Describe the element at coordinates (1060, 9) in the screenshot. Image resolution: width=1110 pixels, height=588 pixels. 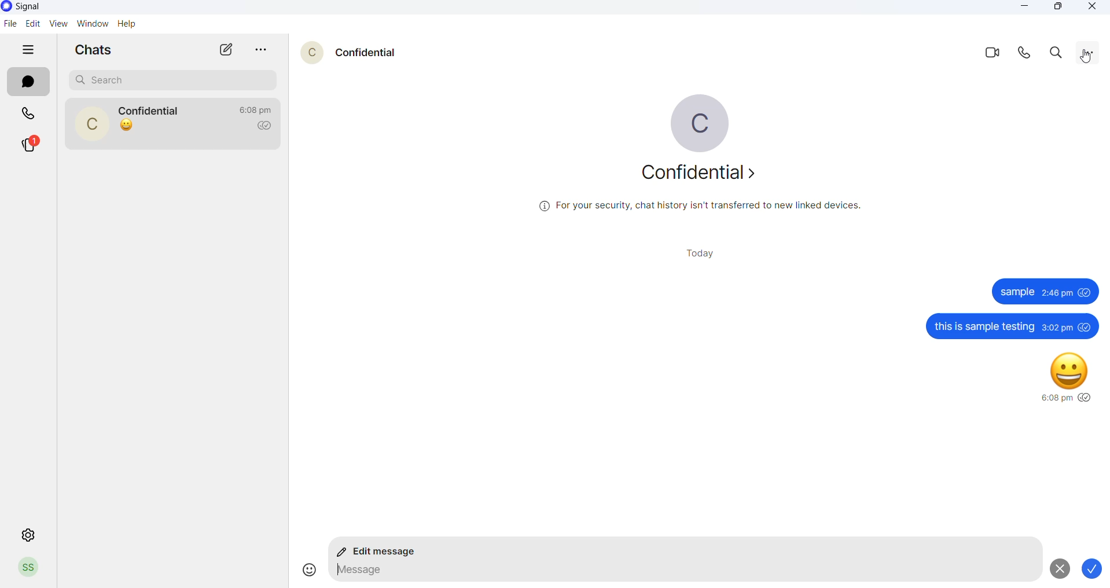
I see `maximize` at that location.